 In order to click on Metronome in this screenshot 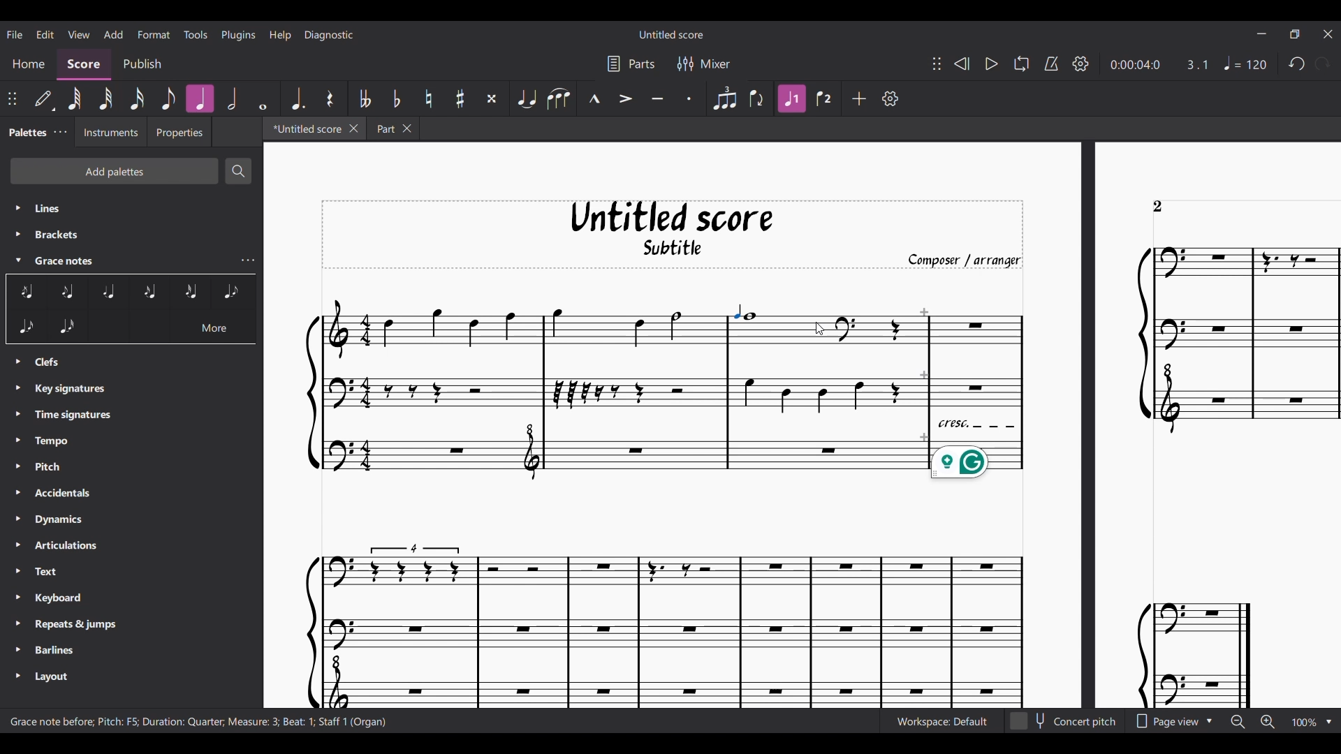, I will do `click(1051, 64)`.